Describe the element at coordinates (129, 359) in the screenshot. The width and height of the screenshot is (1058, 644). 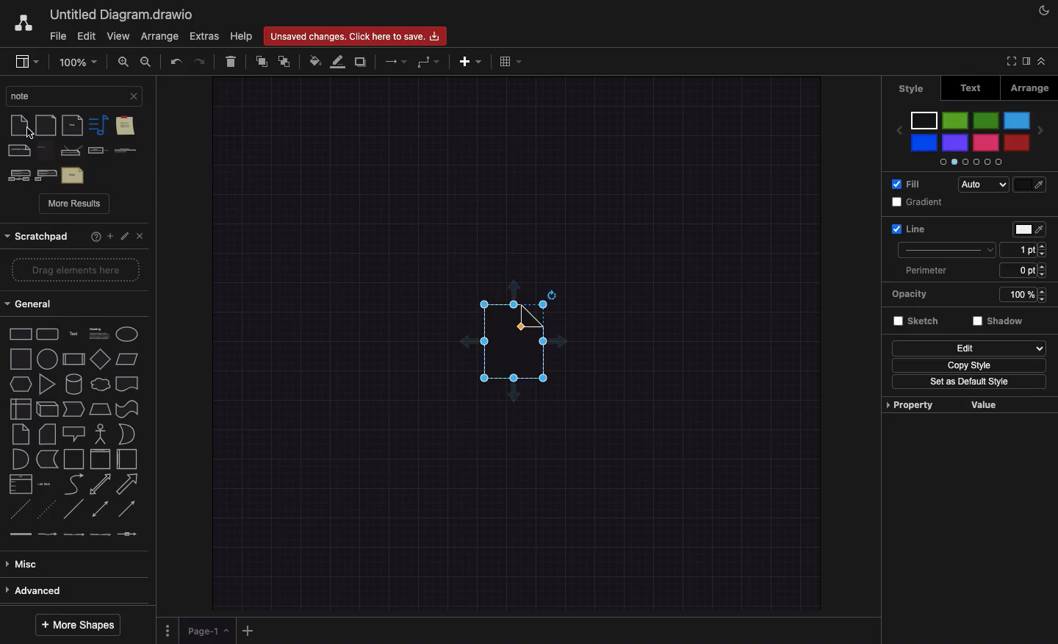
I see `paralellogram` at that location.